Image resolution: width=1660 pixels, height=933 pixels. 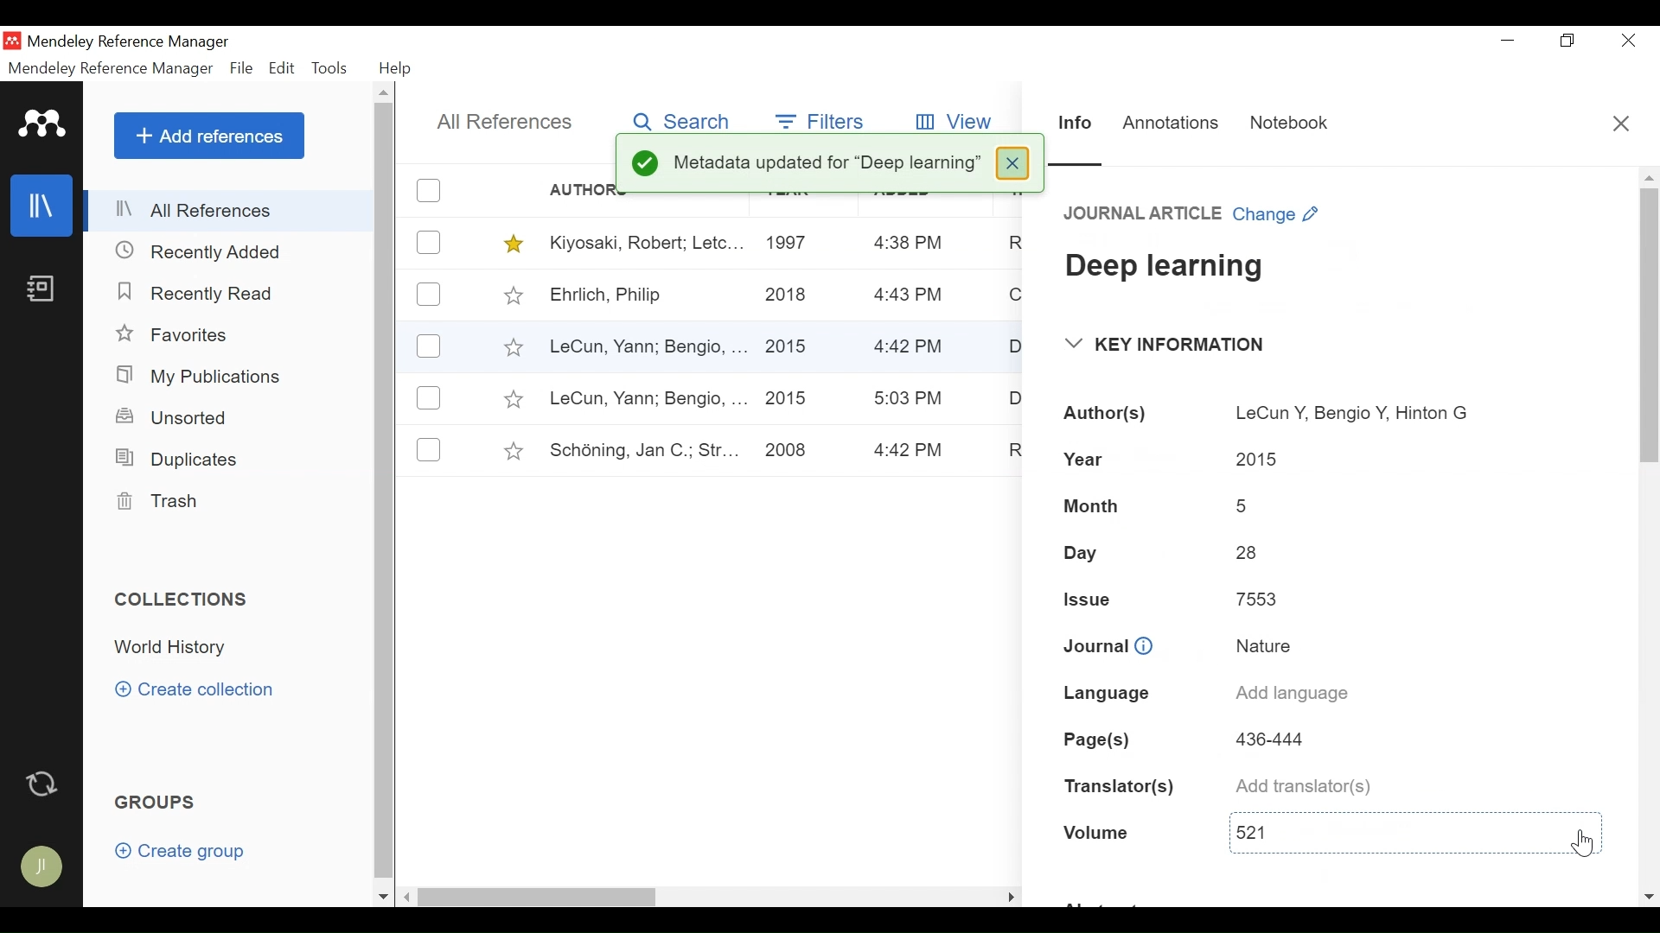 What do you see at coordinates (958, 118) in the screenshot?
I see `View` at bounding box center [958, 118].